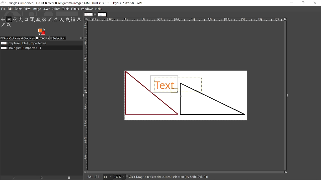 The height and width of the screenshot is (180, 321). Describe the element at coordinates (56, 20) in the screenshot. I see `eraser tool` at that location.